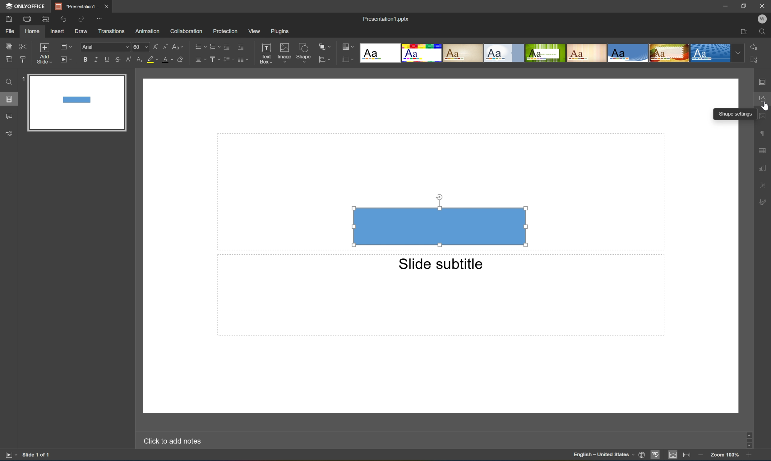  What do you see at coordinates (84, 59) in the screenshot?
I see `Bold` at bounding box center [84, 59].